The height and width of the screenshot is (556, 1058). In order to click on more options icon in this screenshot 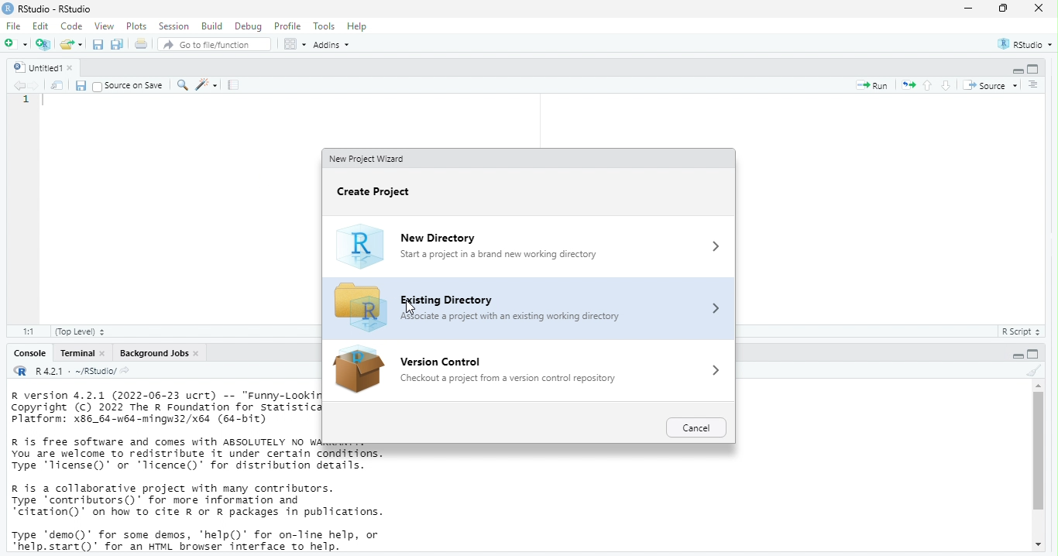, I will do `click(709, 248)`.